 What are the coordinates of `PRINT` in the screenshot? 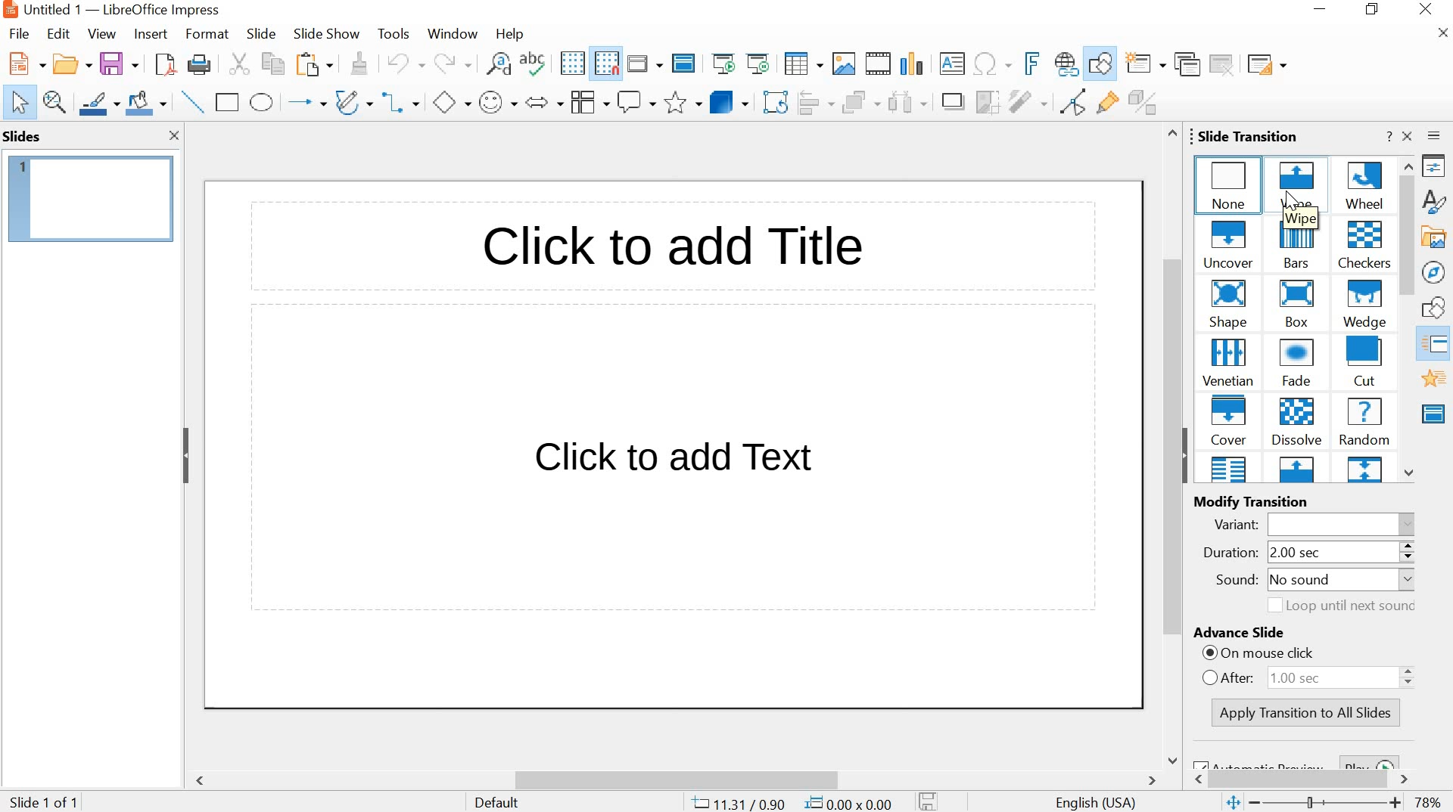 It's located at (201, 66).